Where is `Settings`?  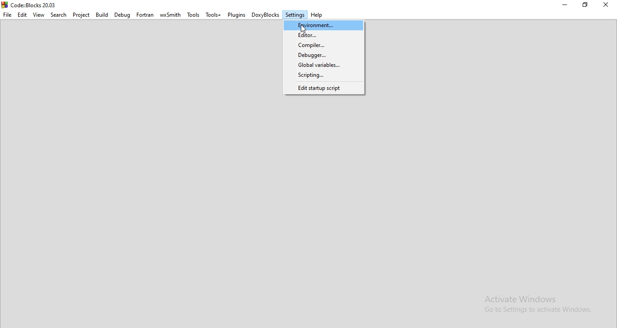 Settings is located at coordinates (295, 14).